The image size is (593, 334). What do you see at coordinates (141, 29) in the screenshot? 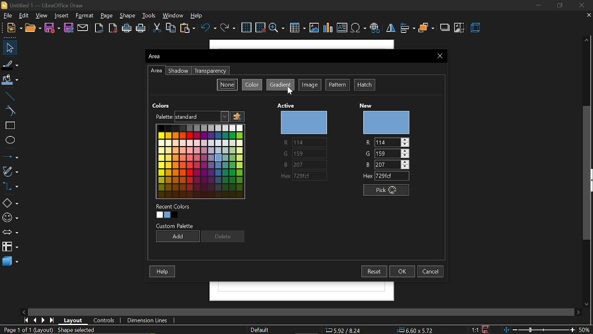
I see `print` at bounding box center [141, 29].